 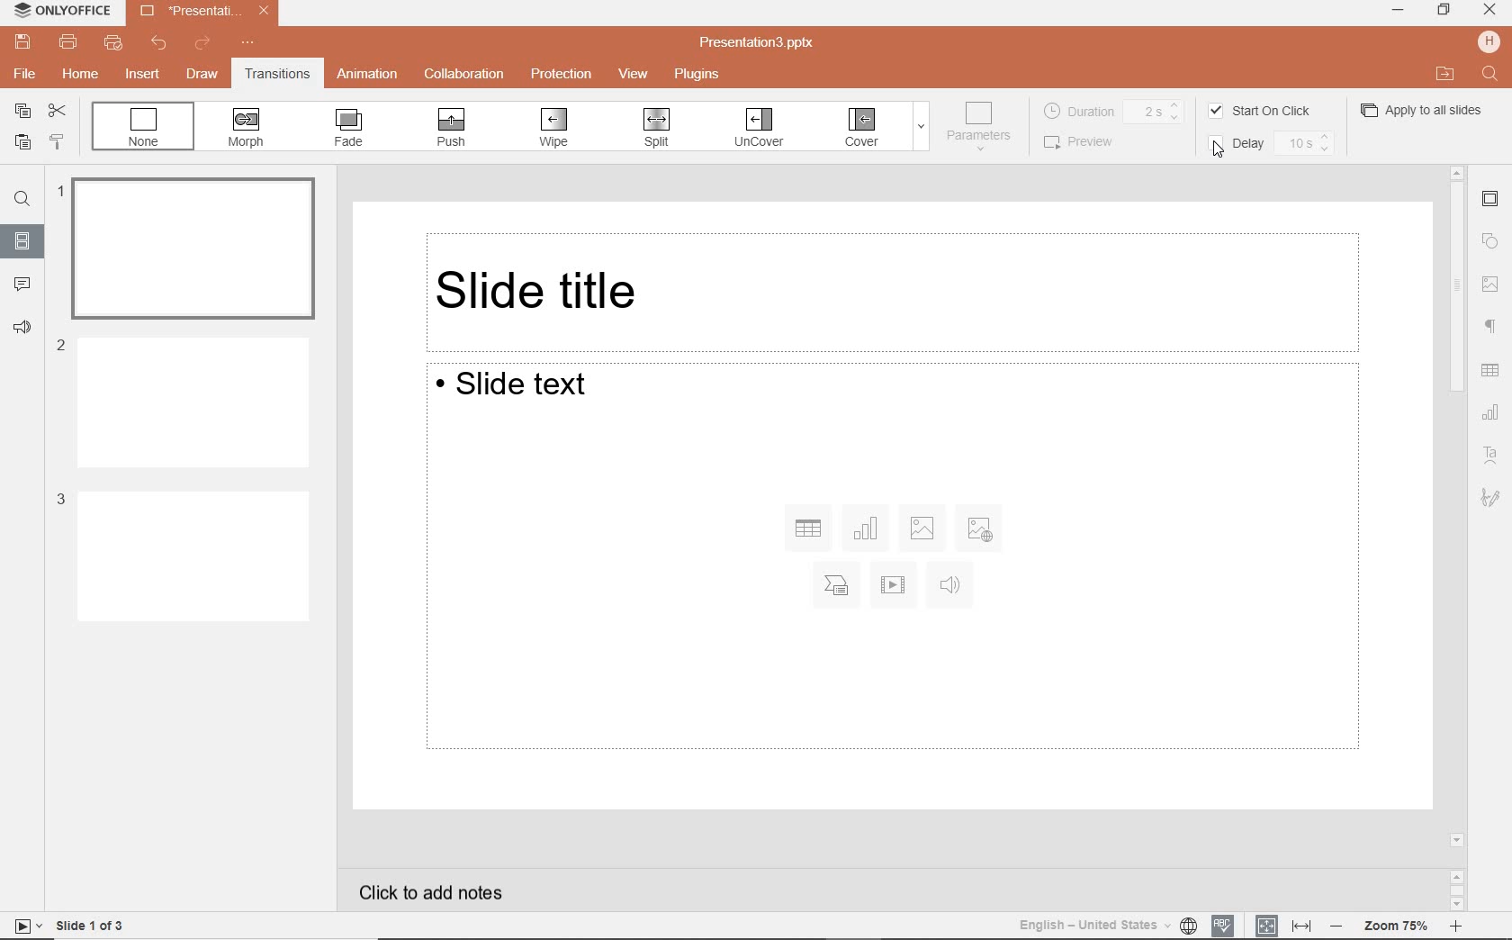 I want to click on scrollbar, so click(x=1455, y=538).